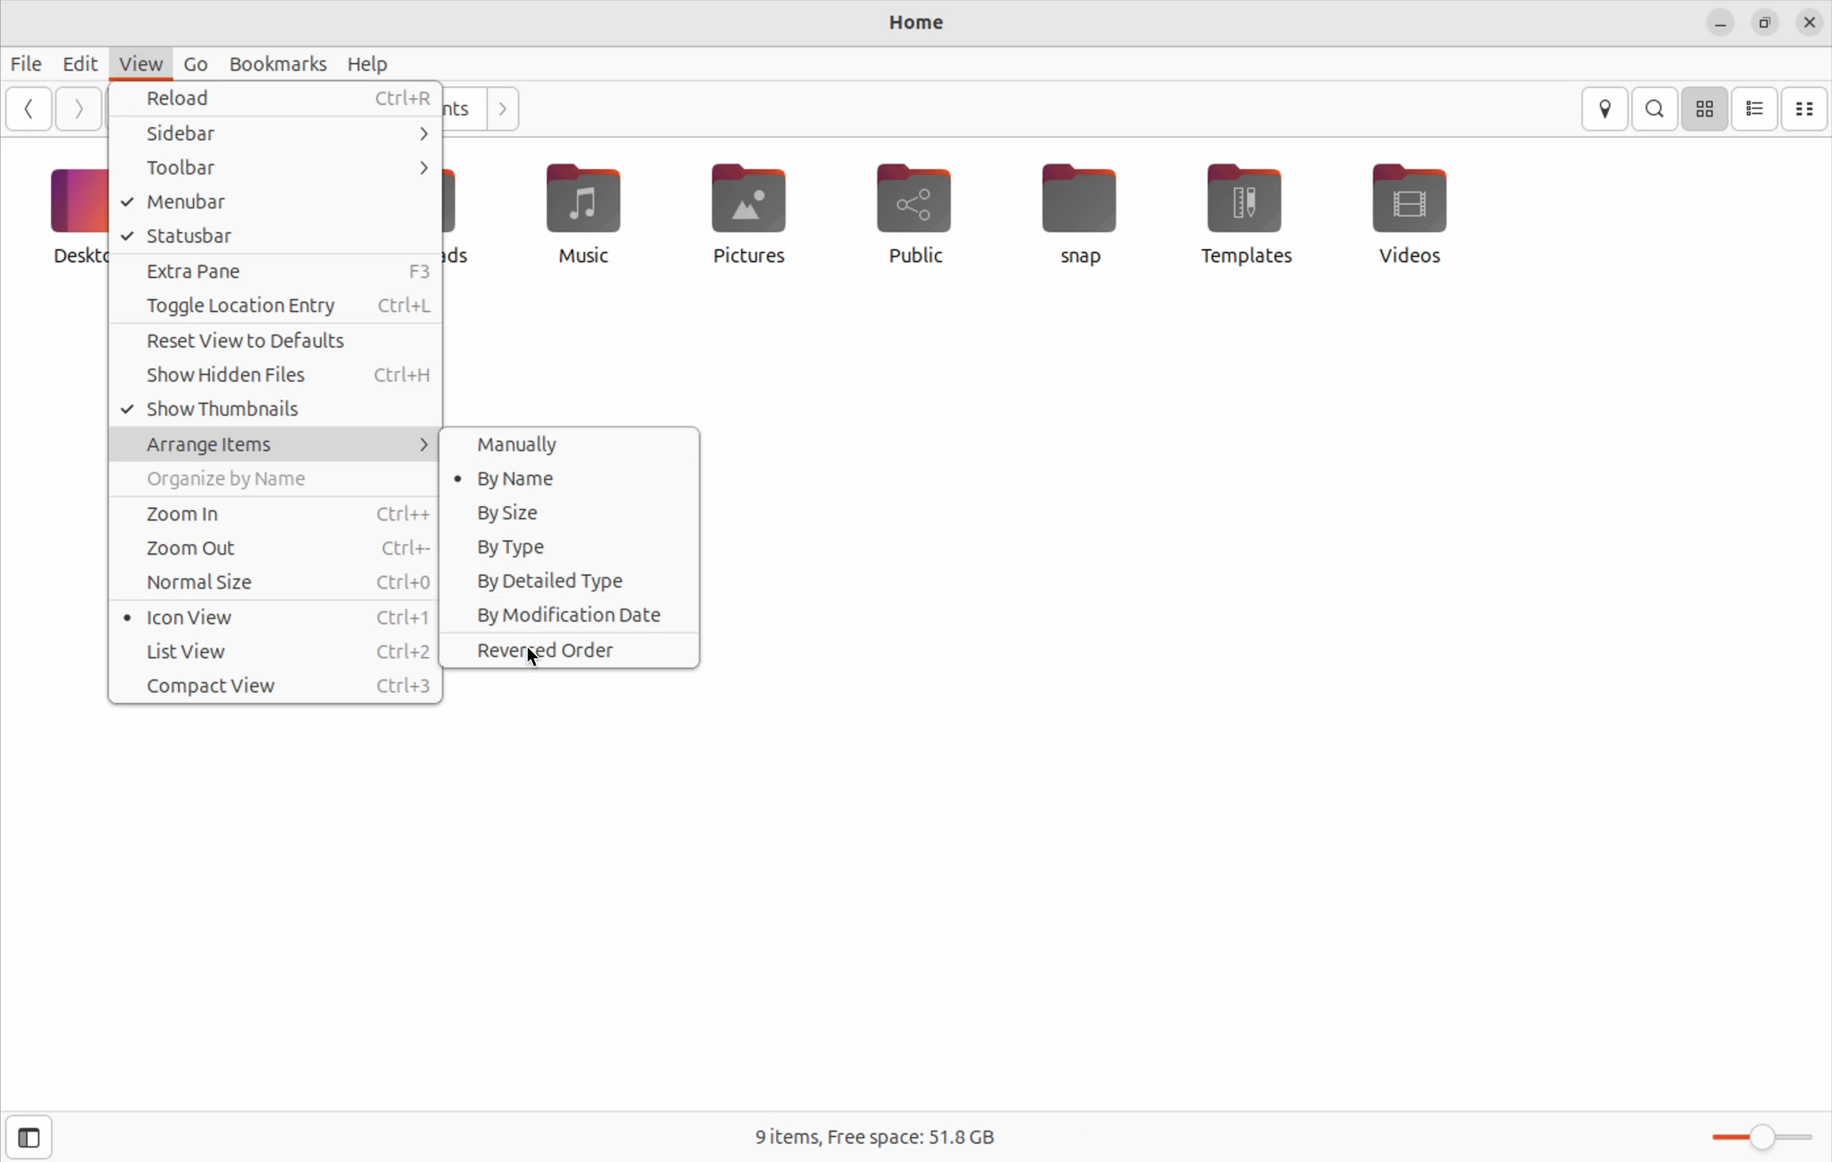  What do you see at coordinates (876, 1135) in the screenshot?
I see ` free space ` at bounding box center [876, 1135].